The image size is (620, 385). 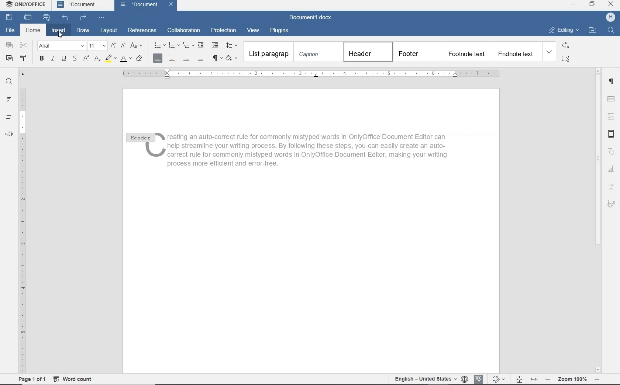 I want to click on HEADING 3, so click(x=466, y=52).